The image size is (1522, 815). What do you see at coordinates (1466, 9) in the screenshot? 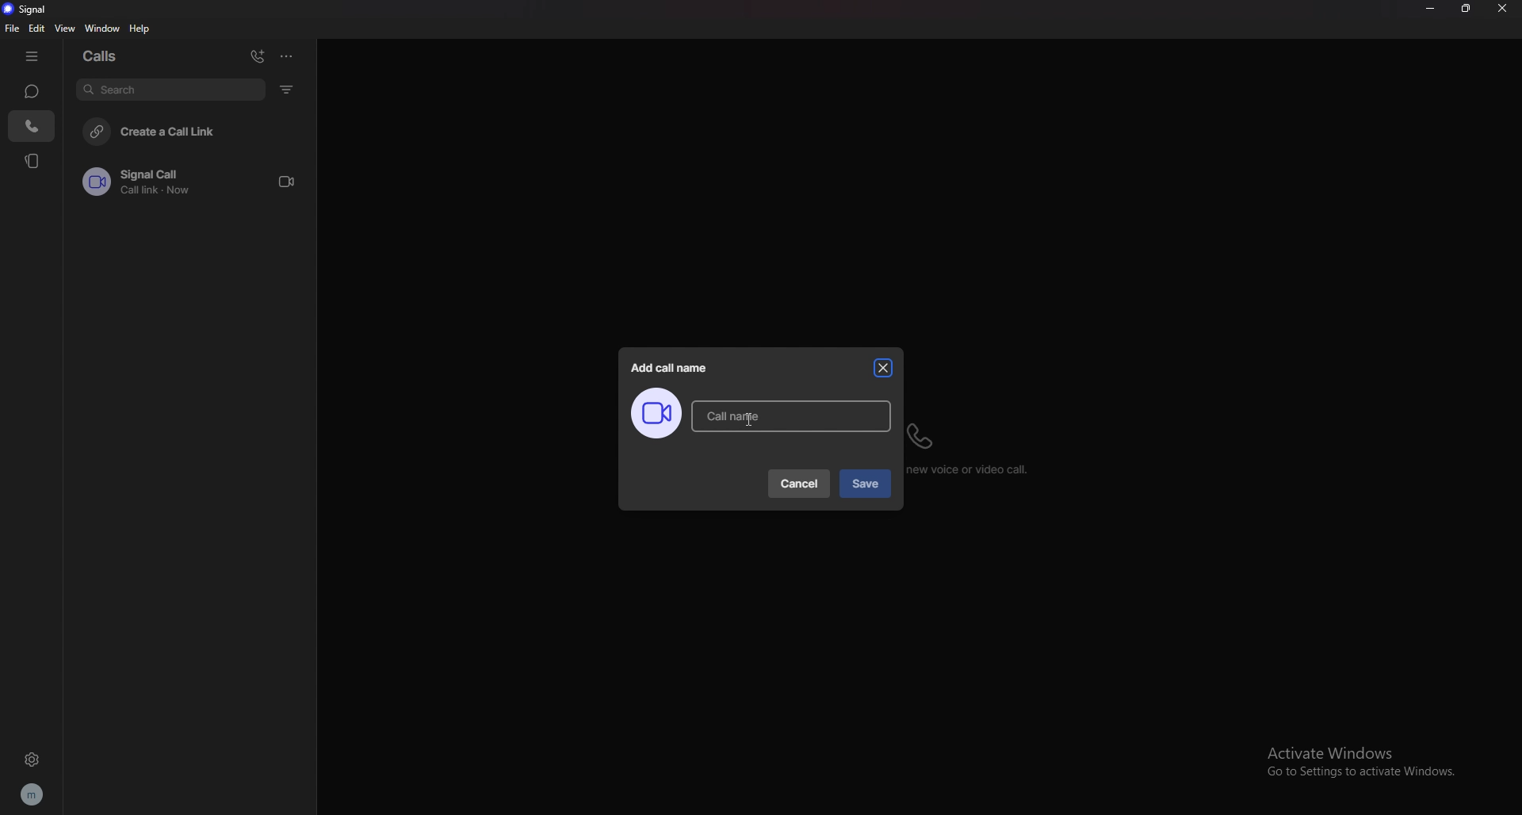
I see `resize` at bounding box center [1466, 9].